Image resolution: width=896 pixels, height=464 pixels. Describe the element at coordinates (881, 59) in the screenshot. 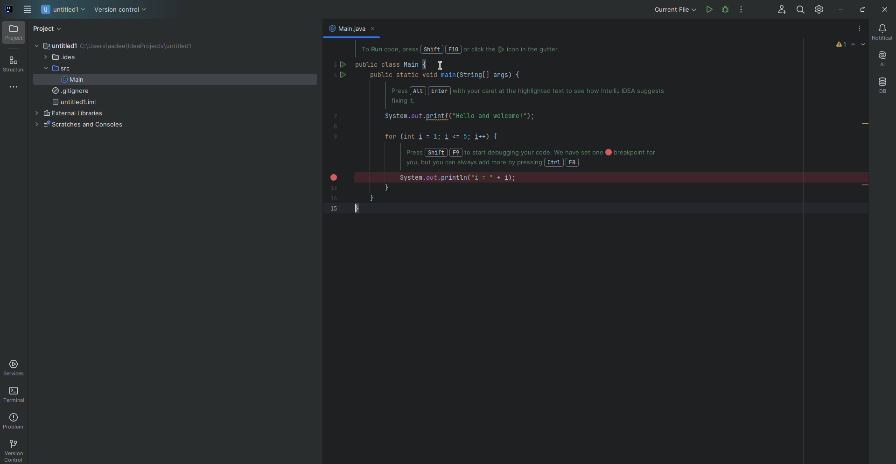

I see `AI` at that location.